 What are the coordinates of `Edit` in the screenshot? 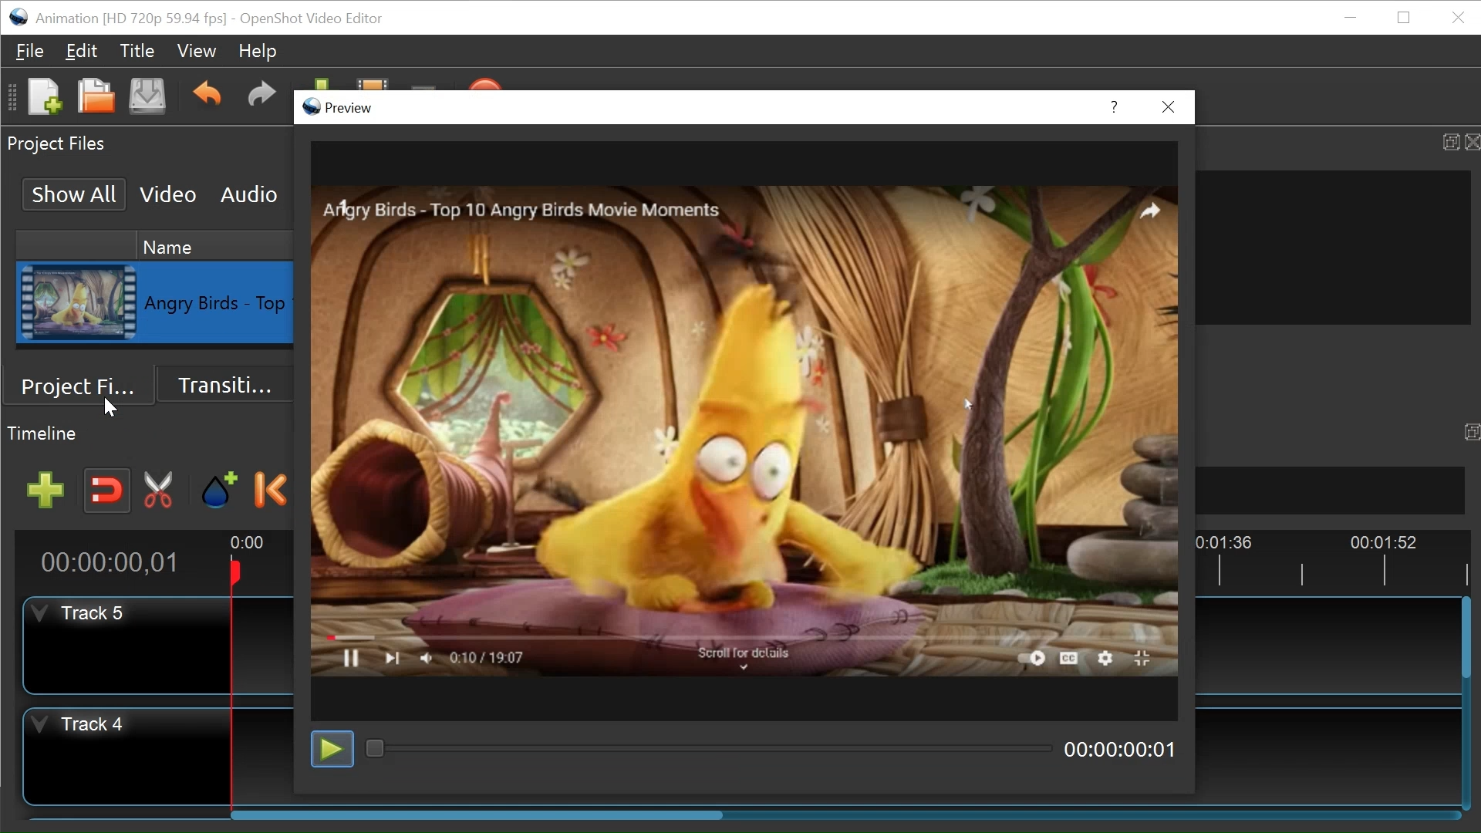 It's located at (83, 52).